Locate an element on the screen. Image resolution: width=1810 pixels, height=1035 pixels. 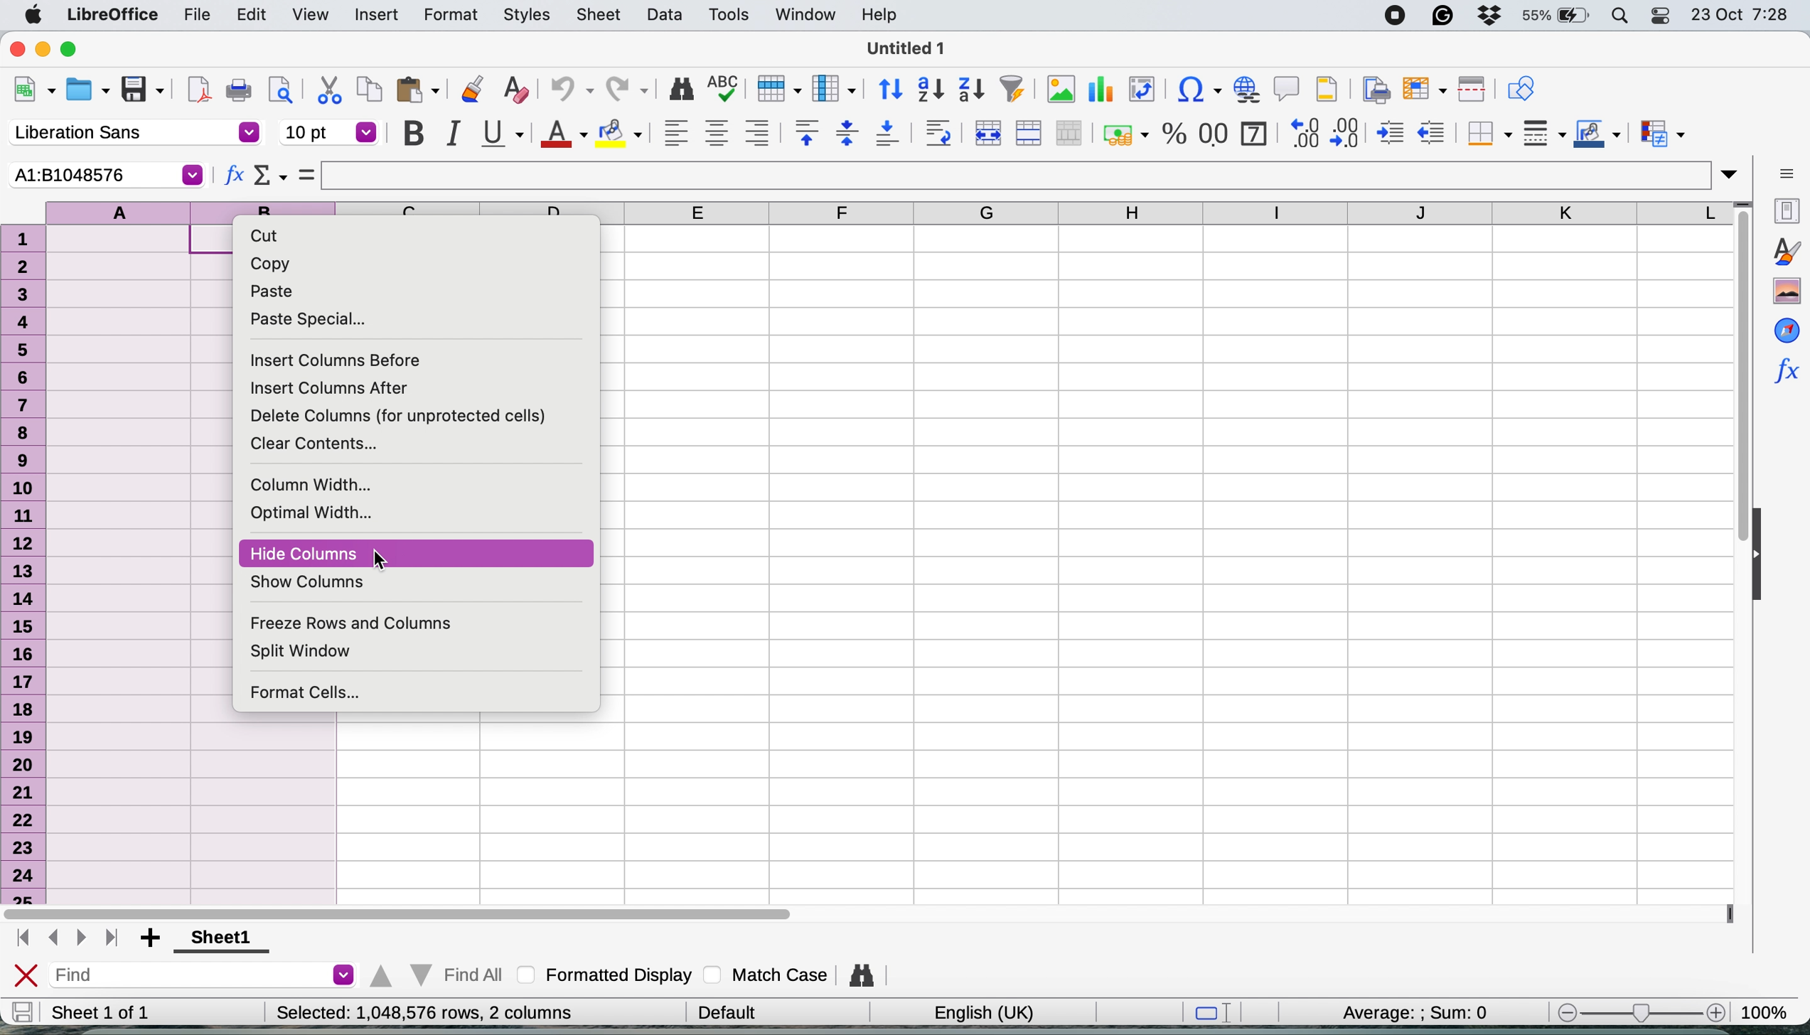
headers and footers is located at coordinates (1329, 89).